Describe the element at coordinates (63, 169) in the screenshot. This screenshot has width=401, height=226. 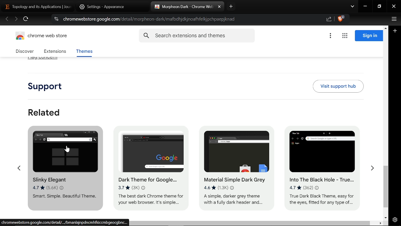
I see `Slinky Elegant theme` at that location.